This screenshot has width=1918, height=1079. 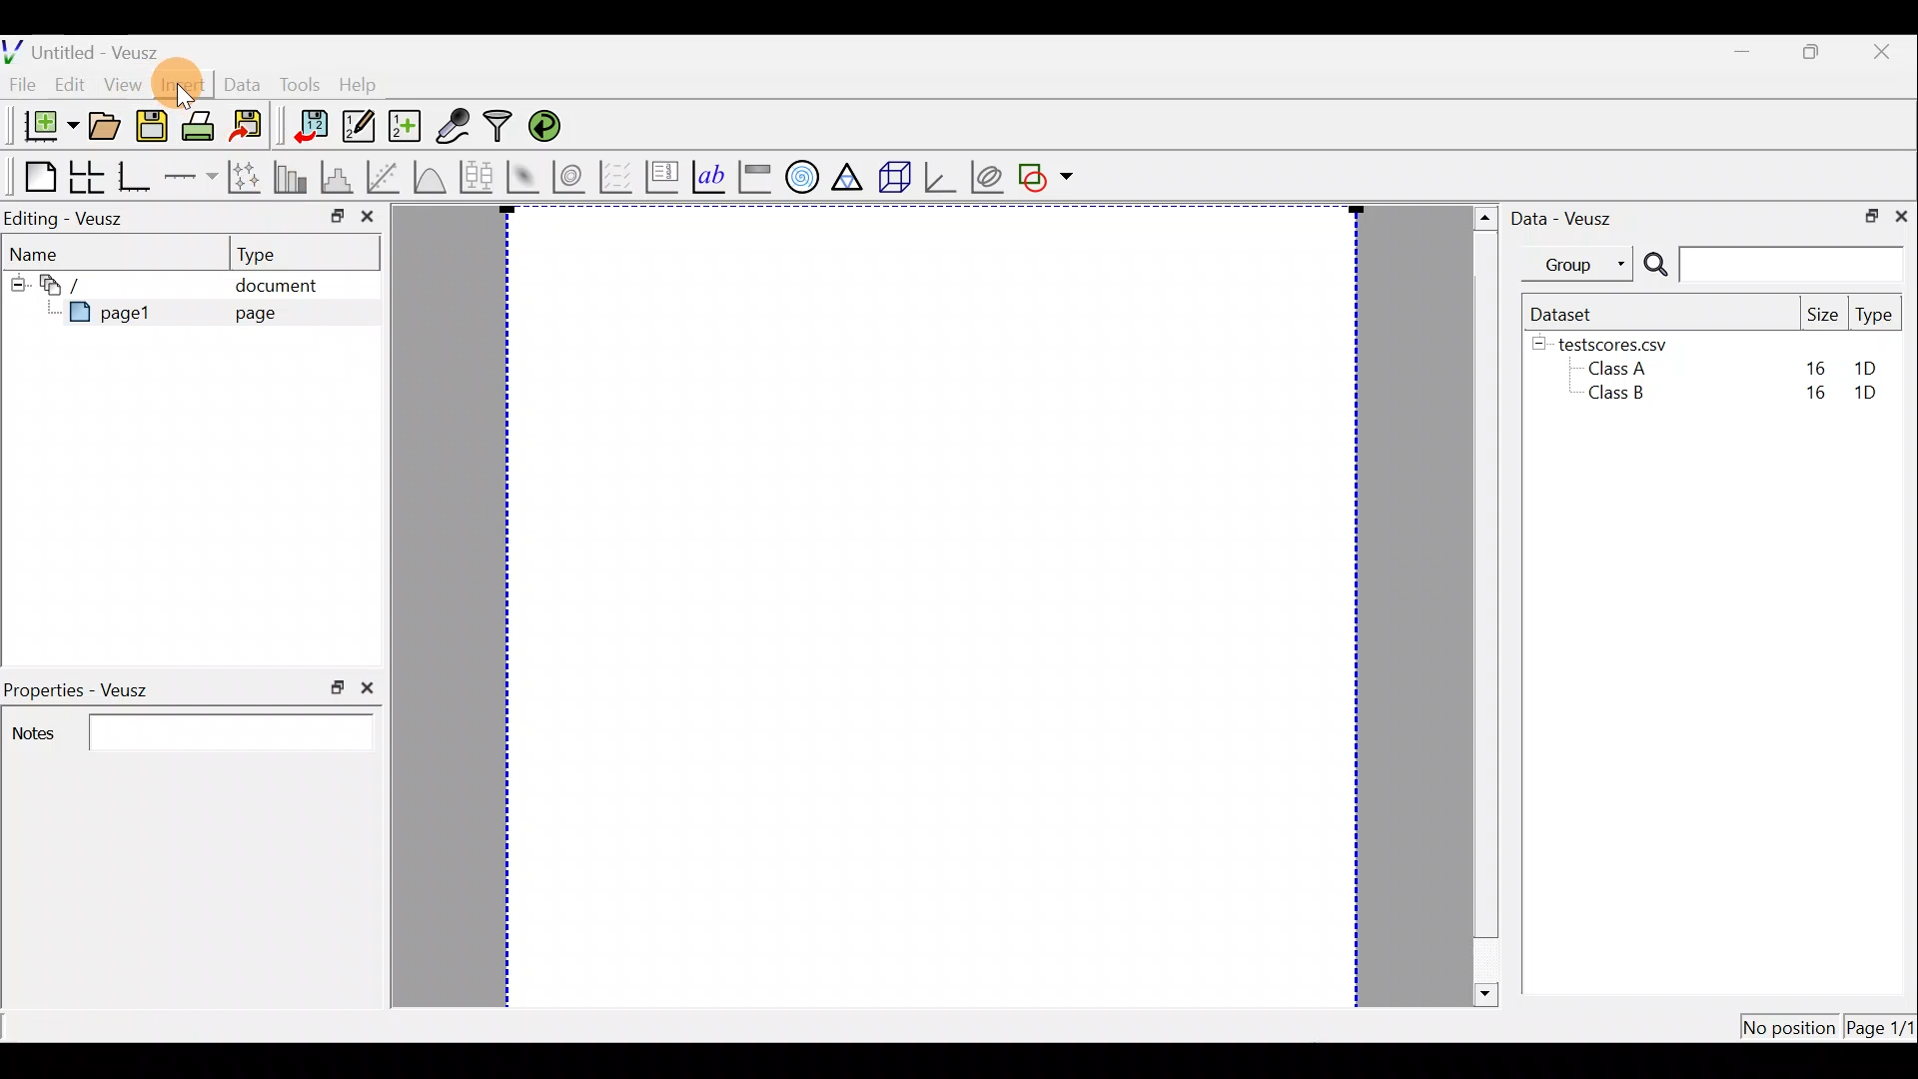 What do you see at coordinates (17, 285) in the screenshot?
I see `hide` at bounding box center [17, 285].